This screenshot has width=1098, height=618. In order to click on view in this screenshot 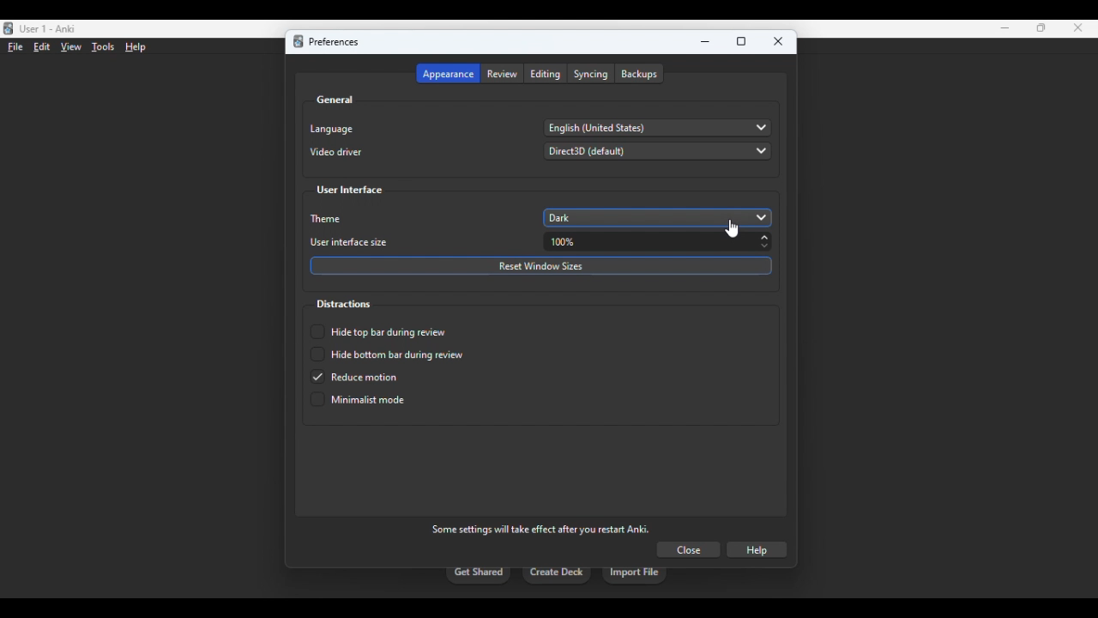, I will do `click(70, 48)`.